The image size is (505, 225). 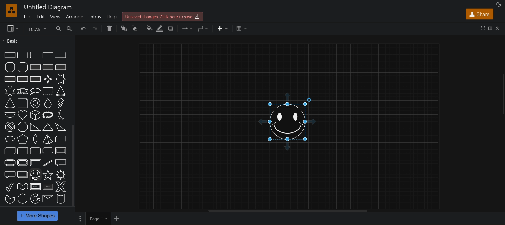 What do you see at coordinates (55, 16) in the screenshot?
I see `view` at bounding box center [55, 16].